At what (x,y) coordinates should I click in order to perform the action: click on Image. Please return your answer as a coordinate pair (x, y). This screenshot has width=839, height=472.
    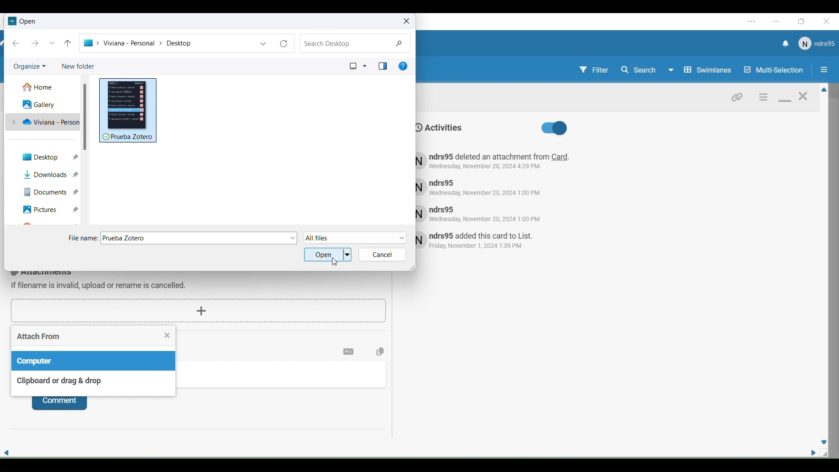
    Looking at the image, I should click on (128, 110).